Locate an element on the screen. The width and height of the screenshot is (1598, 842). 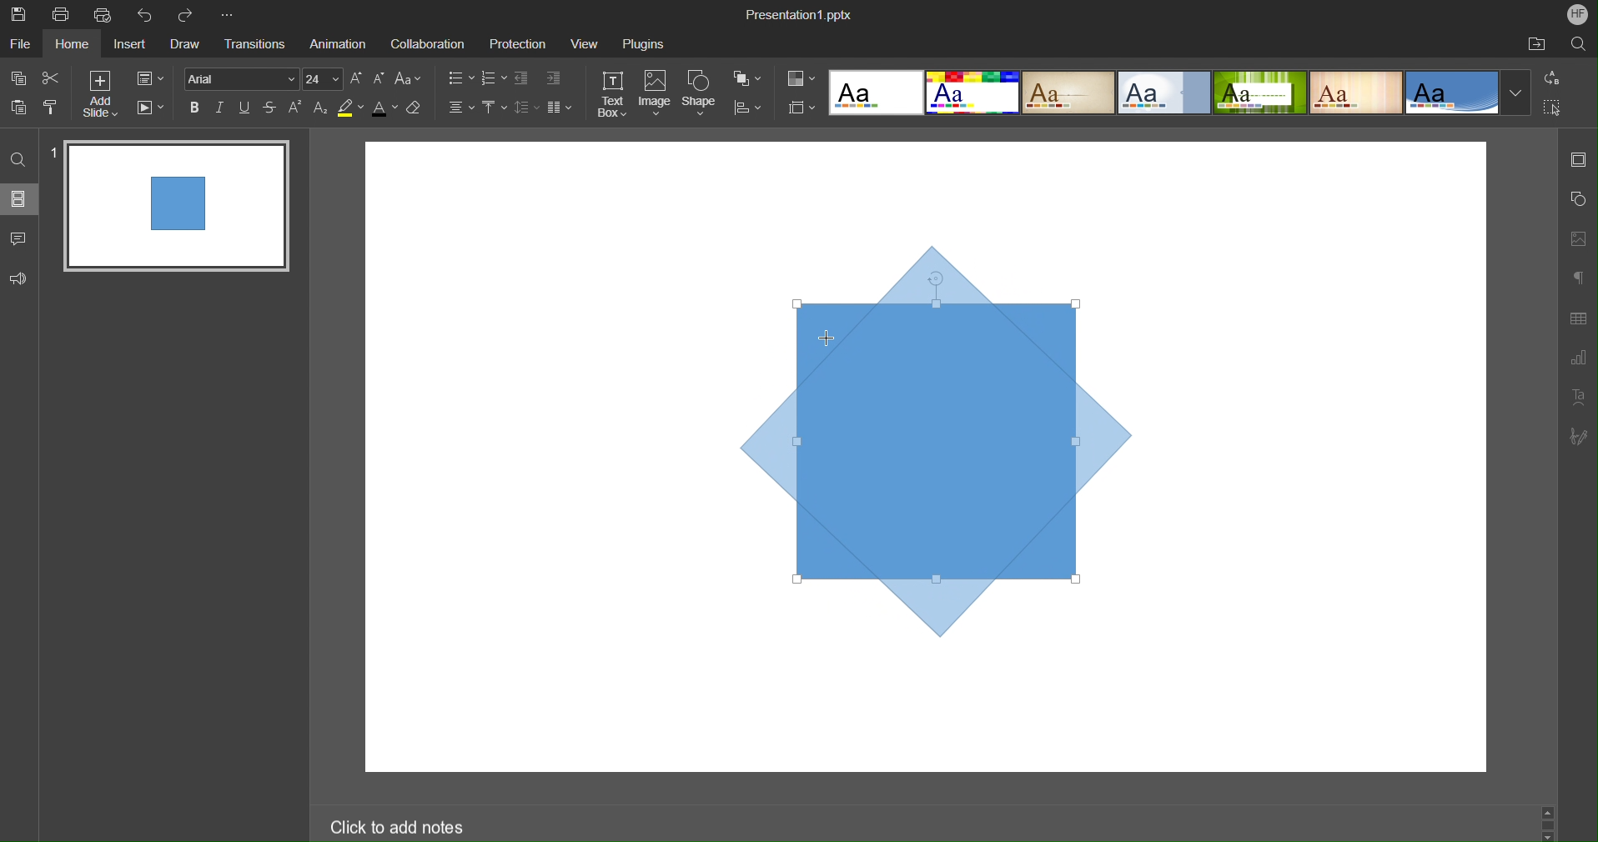
Increase Indent is located at coordinates (555, 78).